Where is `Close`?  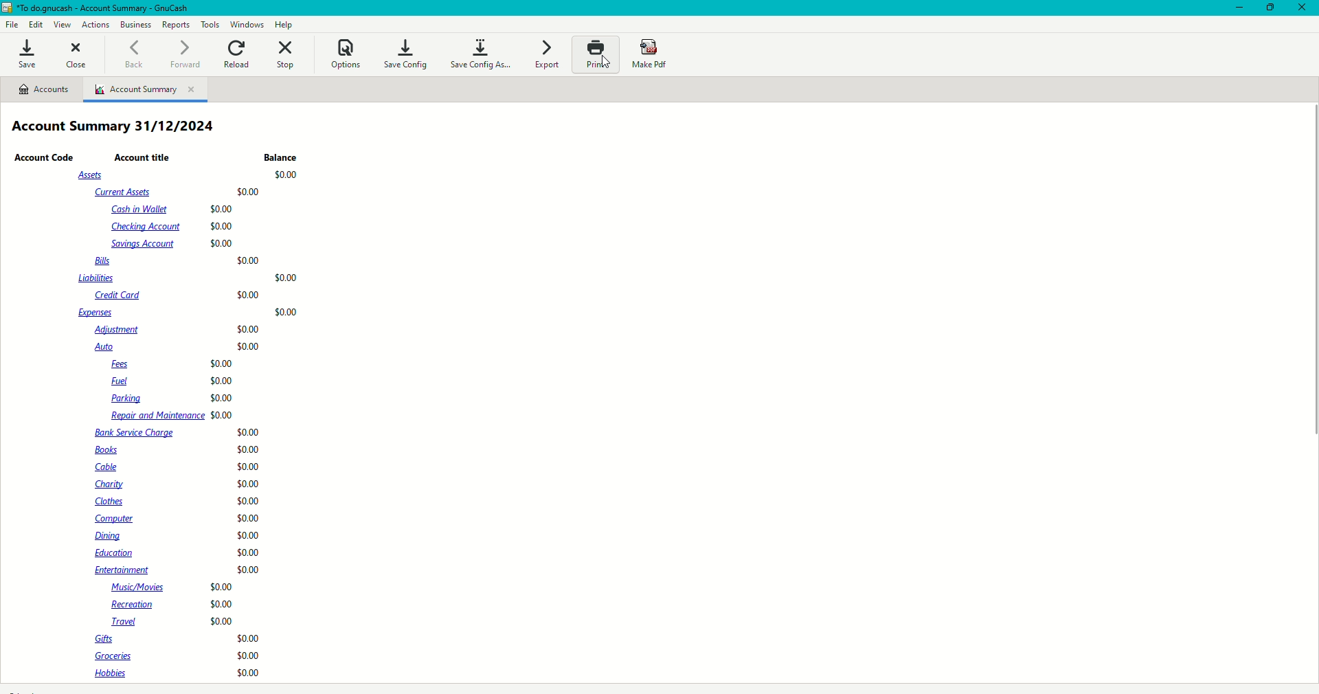
Close is located at coordinates (77, 56).